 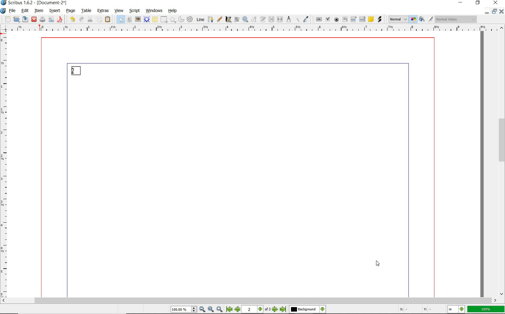 I want to click on table, so click(x=87, y=11).